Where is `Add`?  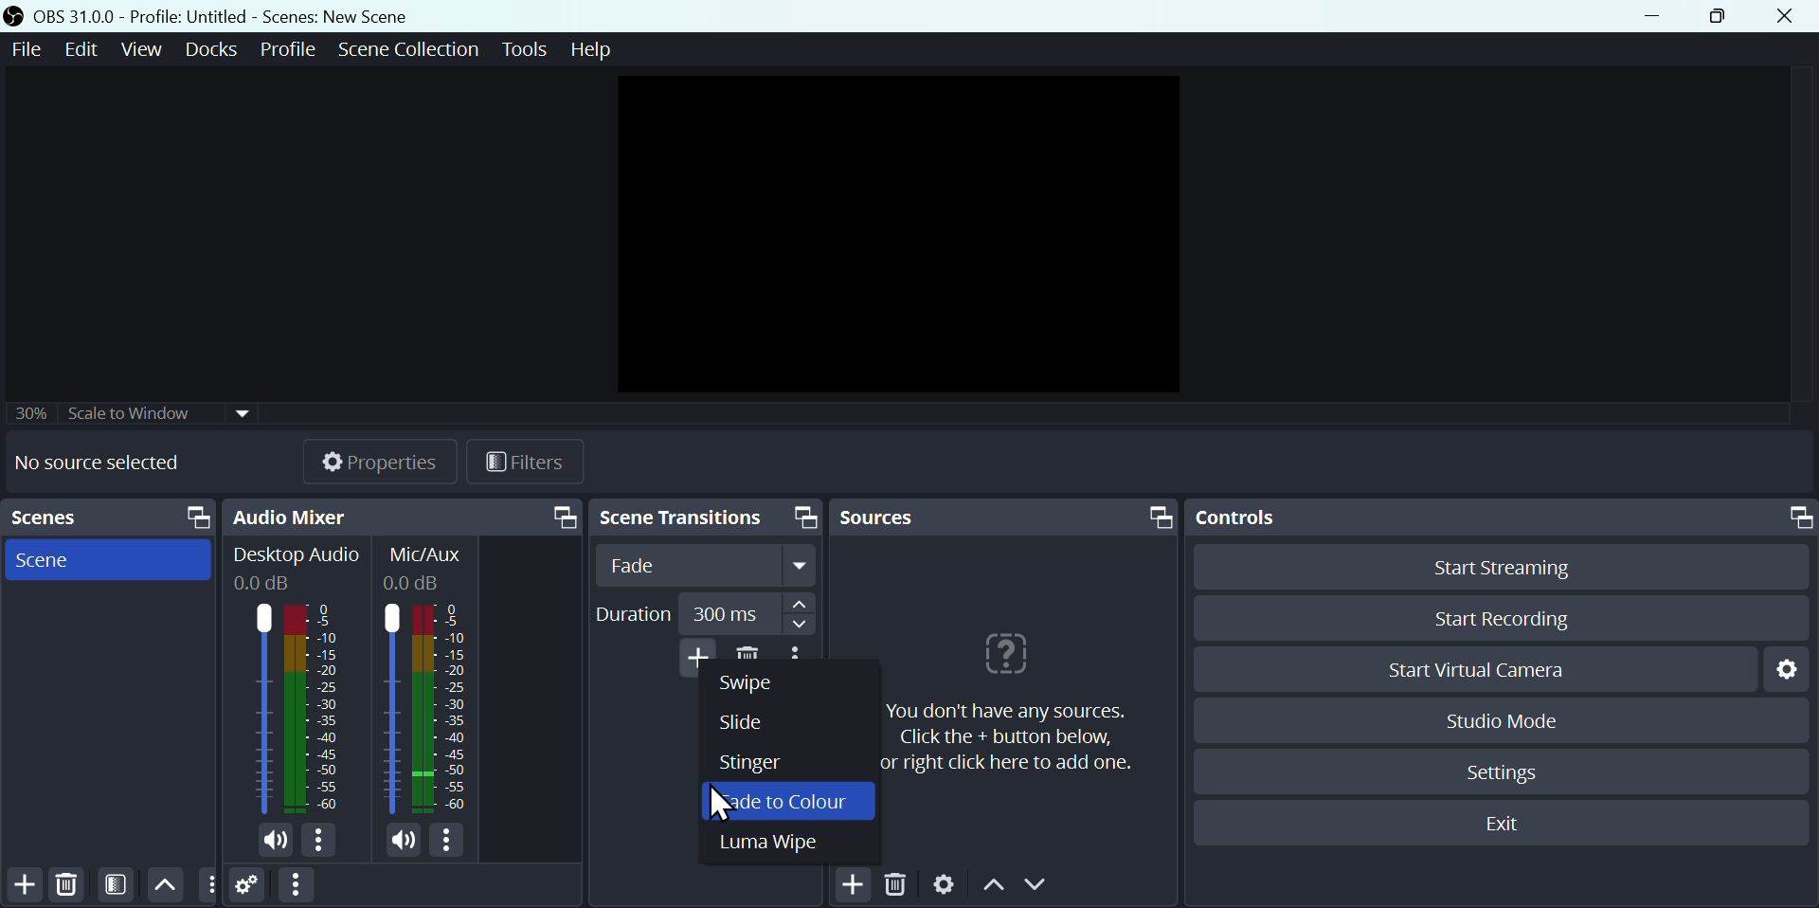
Add is located at coordinates (25, 884).